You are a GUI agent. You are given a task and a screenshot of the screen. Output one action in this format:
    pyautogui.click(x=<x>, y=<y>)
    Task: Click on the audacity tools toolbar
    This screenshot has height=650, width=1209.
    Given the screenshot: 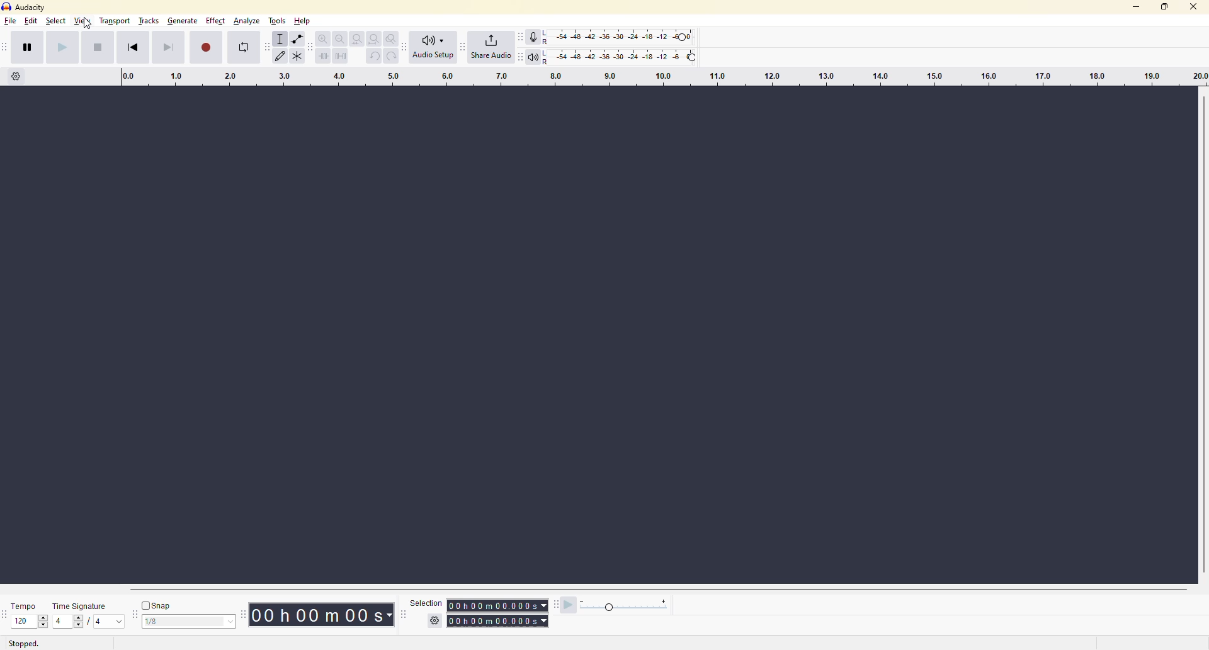 What is the action you would take?
    pyautogui.click(x=266, y=48)
    